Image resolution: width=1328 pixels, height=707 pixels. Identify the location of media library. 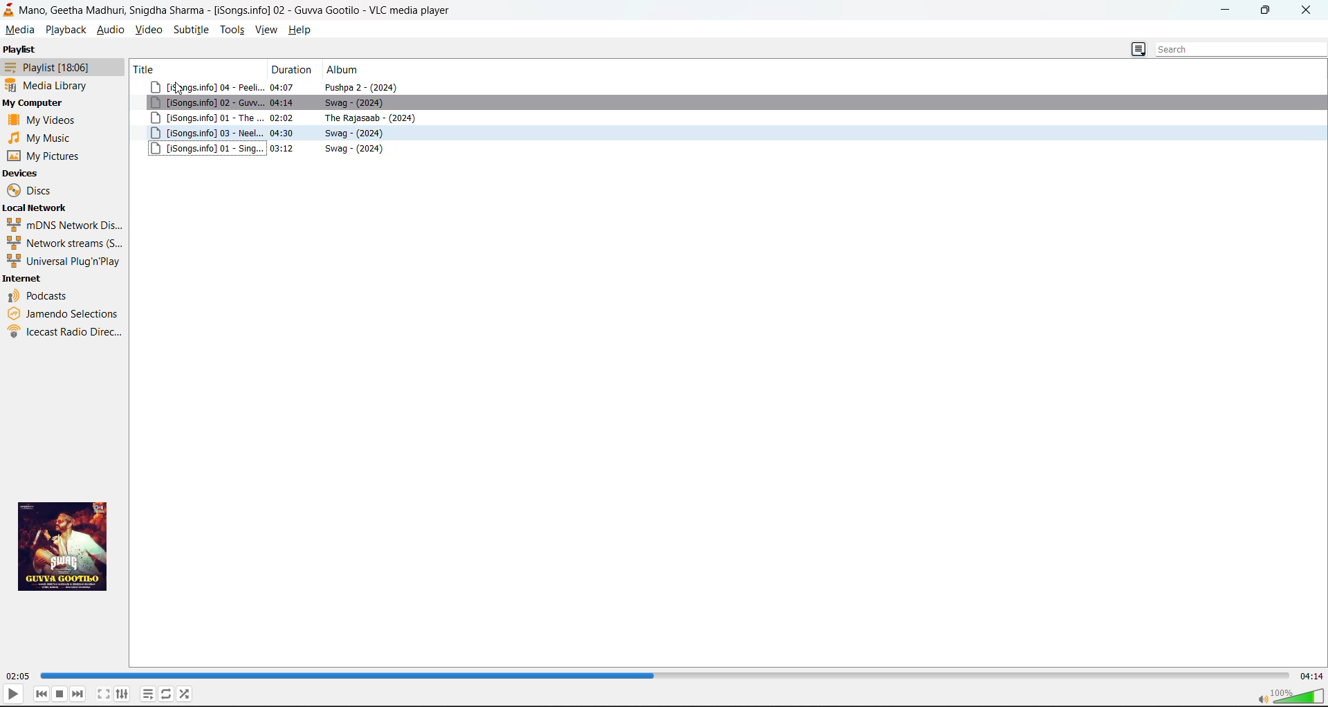
(50, 85).